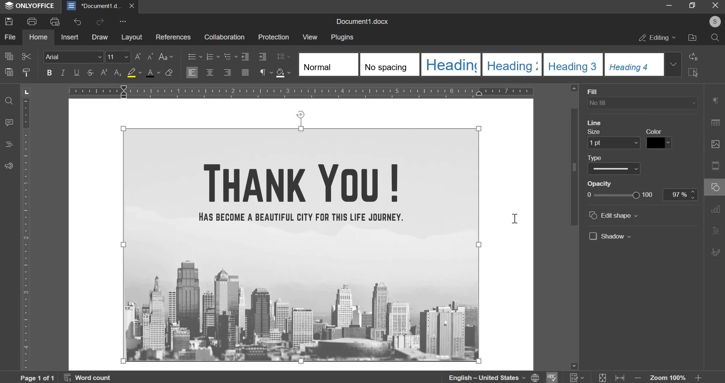 The width and height of the screenshot is (725, 383). What do you see at coordinates (103, 72) in the screenshot?
I see `superscript` at bounding box center [103, 72].